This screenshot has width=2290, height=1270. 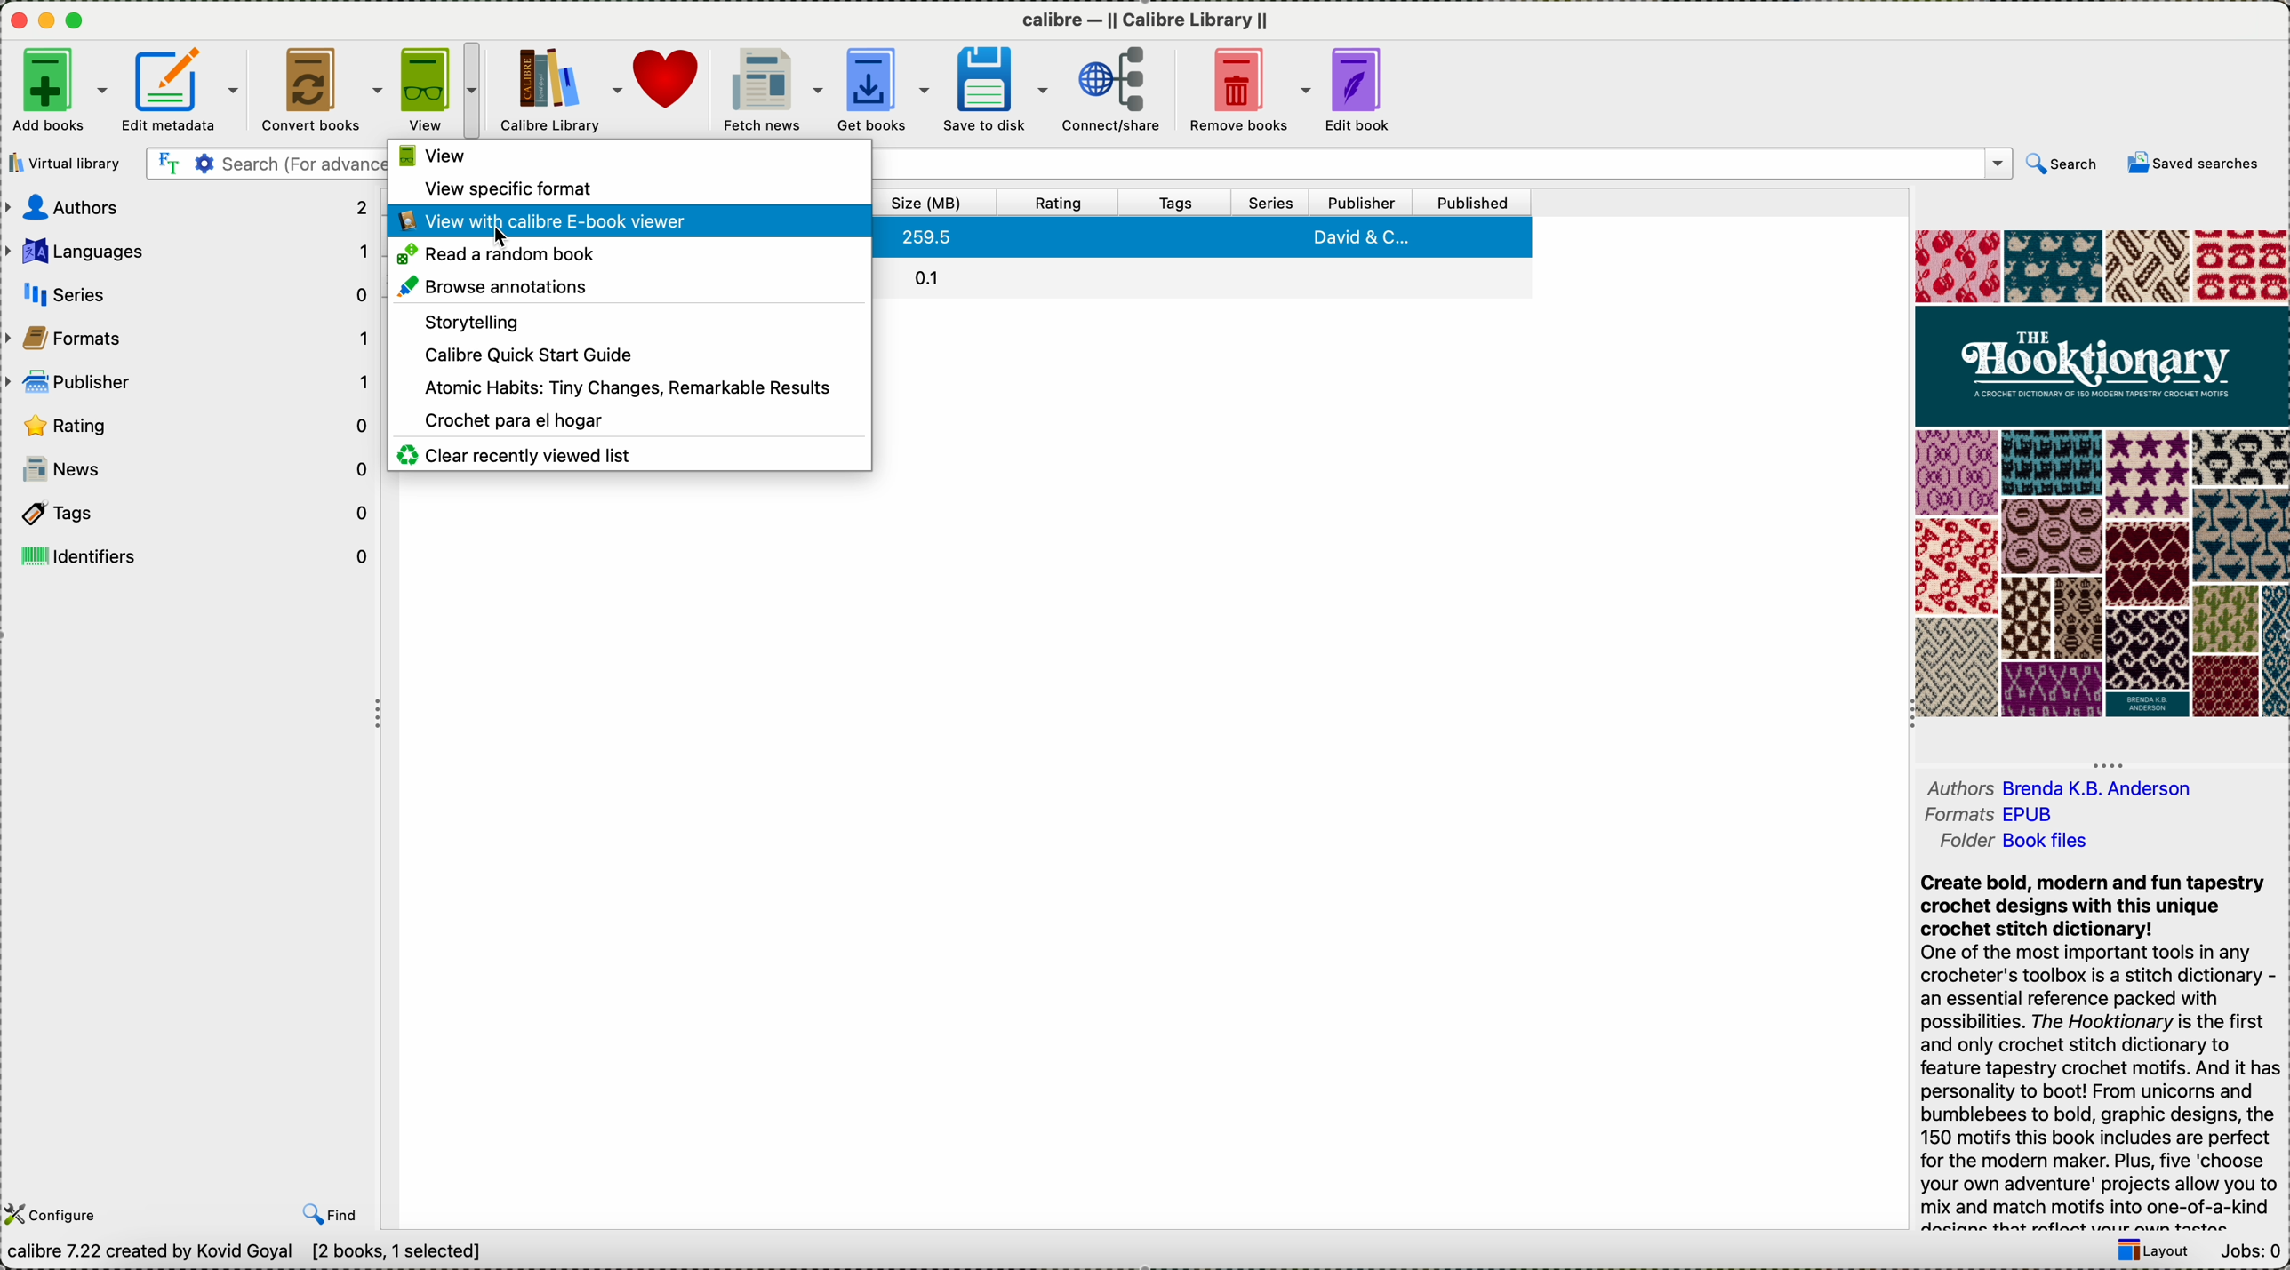 I want to click on series, so click(x=188, y=292).